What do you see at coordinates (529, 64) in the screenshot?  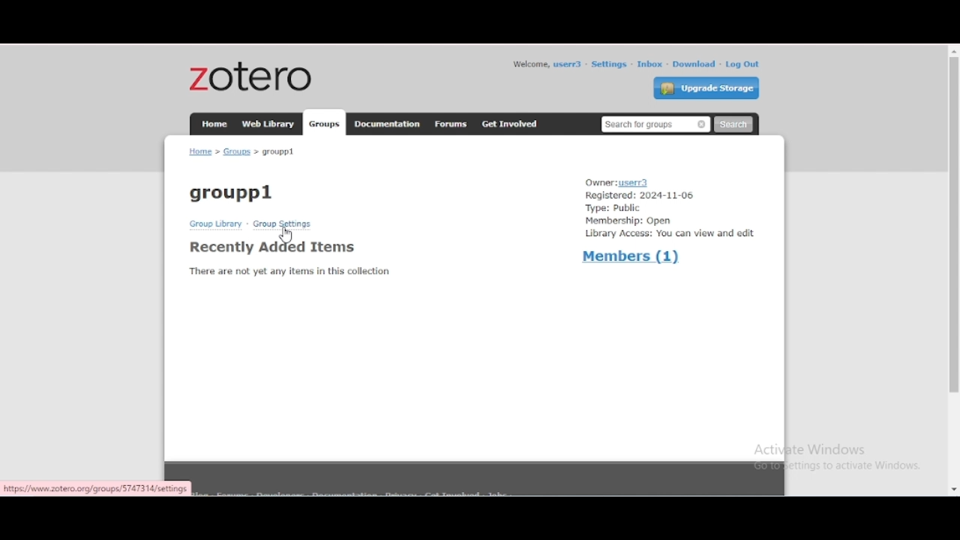 I see `welcome` at bounding box center [529, 64].